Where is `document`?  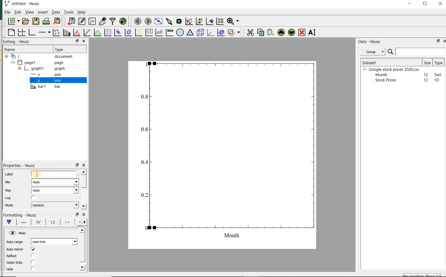 document is located at coordinates (41, 57).